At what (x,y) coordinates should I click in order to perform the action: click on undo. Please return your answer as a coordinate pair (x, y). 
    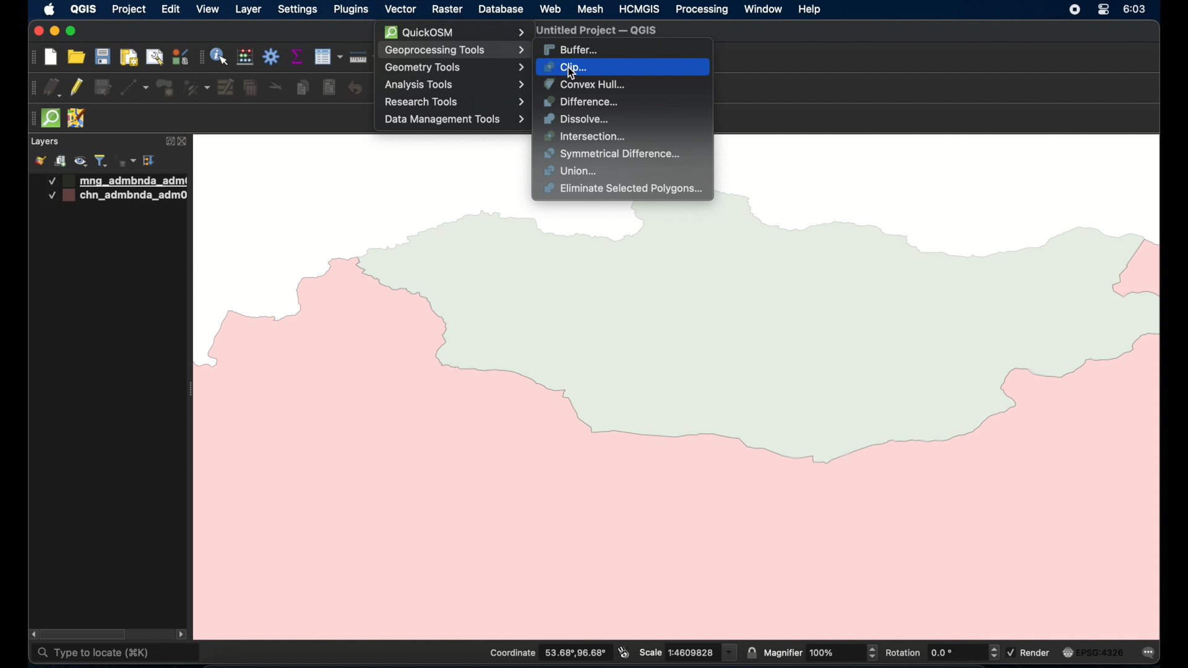
    Looking at the image, I should click on (356, 88).